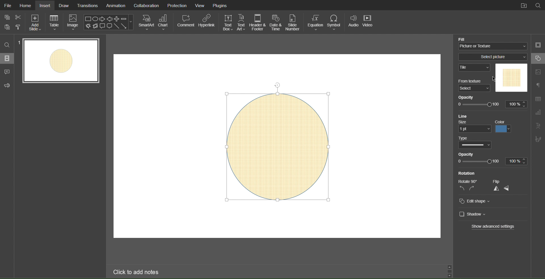 Image resolution: width=545 pixels, height=279 pixels. I want to click on copy, so click(8, 28).